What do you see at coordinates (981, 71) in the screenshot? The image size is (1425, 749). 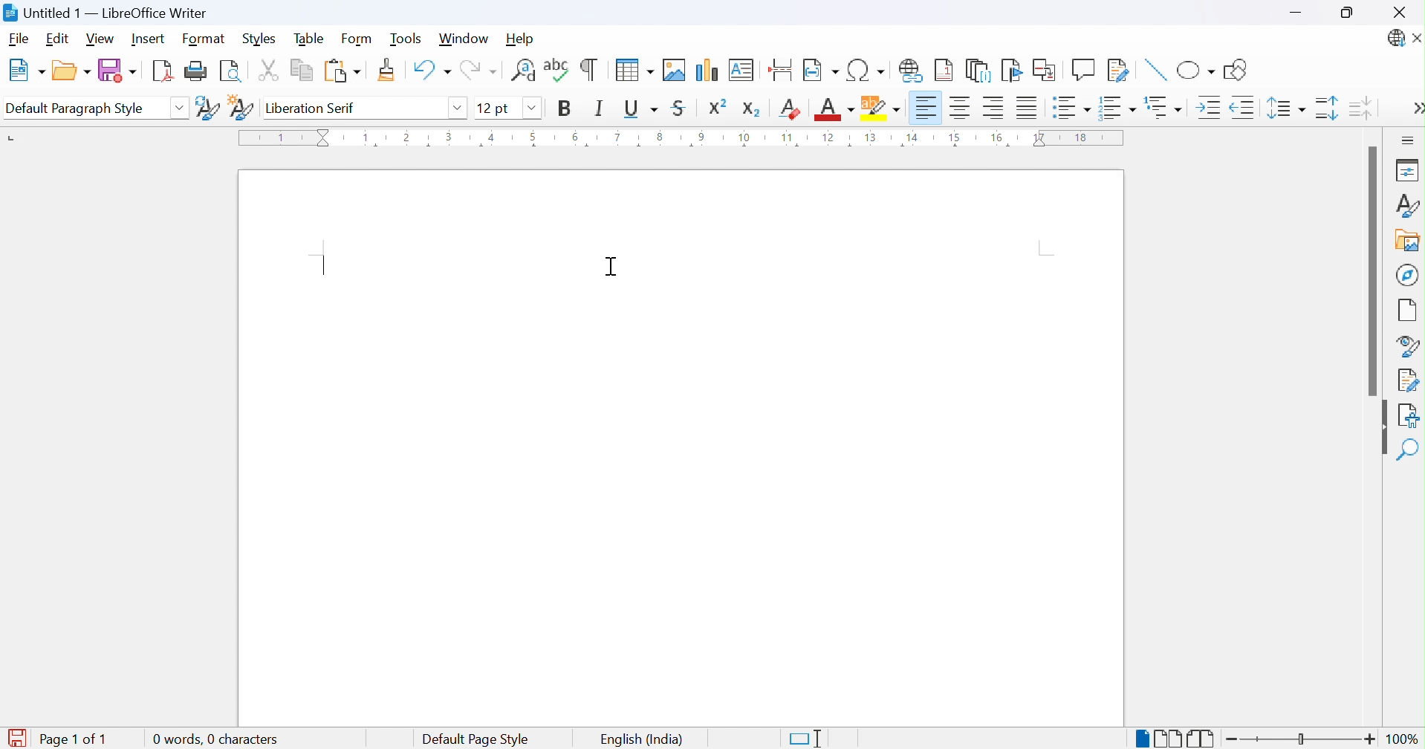 I see `Insert endnote` at bounding box center [981, 71].